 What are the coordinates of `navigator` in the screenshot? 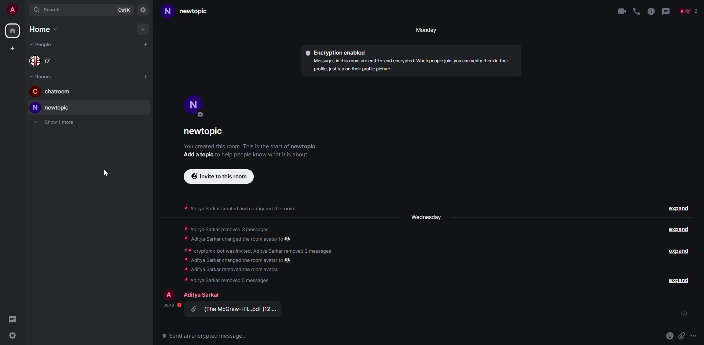 It's located at (143, 10).